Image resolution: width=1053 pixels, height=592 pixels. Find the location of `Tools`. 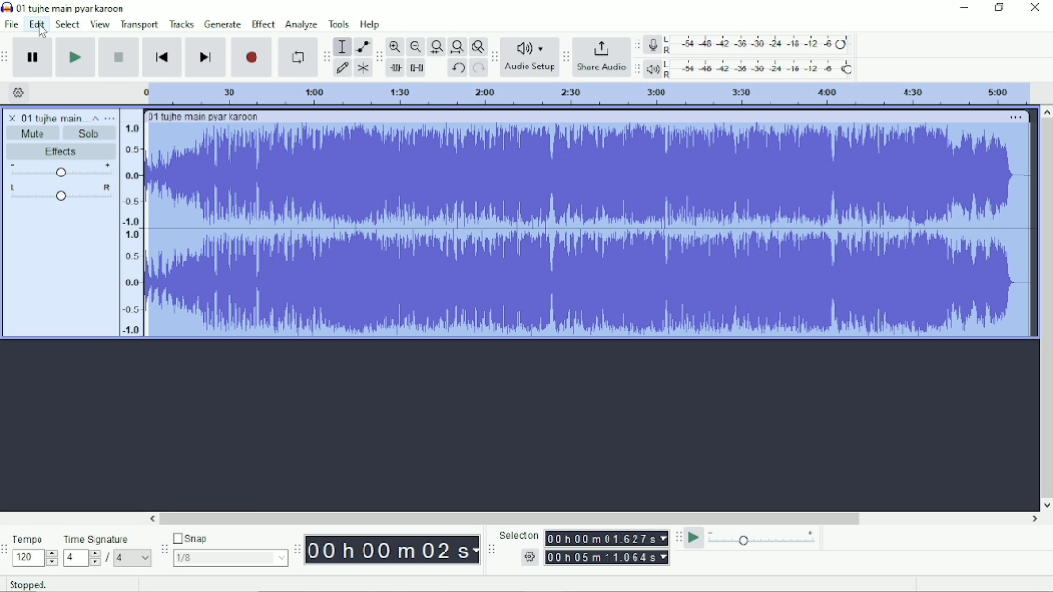

Tools is located at coordinates (338, 24).